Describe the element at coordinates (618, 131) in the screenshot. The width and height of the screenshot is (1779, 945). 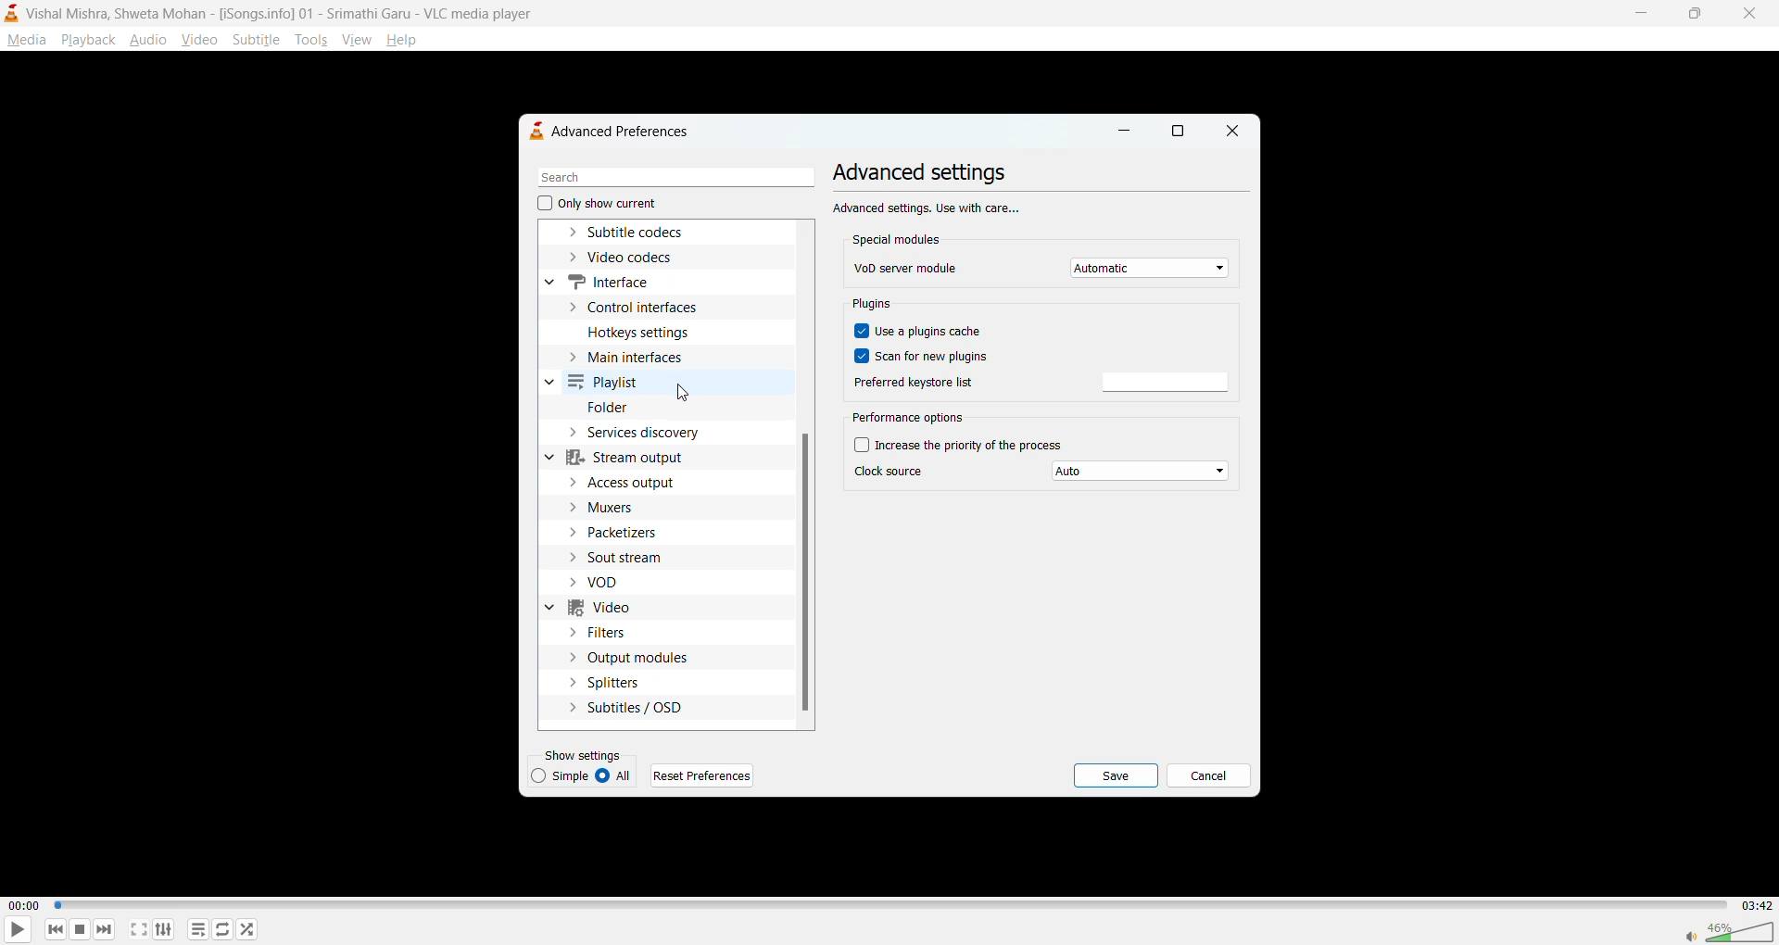
I see `advanced preferences` at that location.